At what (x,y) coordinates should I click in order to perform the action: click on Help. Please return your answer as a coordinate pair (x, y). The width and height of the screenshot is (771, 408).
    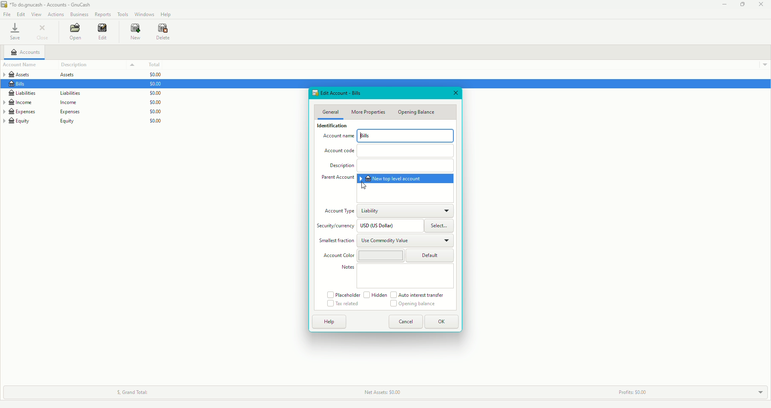
    Looking at the image, I should click on (166, 15).